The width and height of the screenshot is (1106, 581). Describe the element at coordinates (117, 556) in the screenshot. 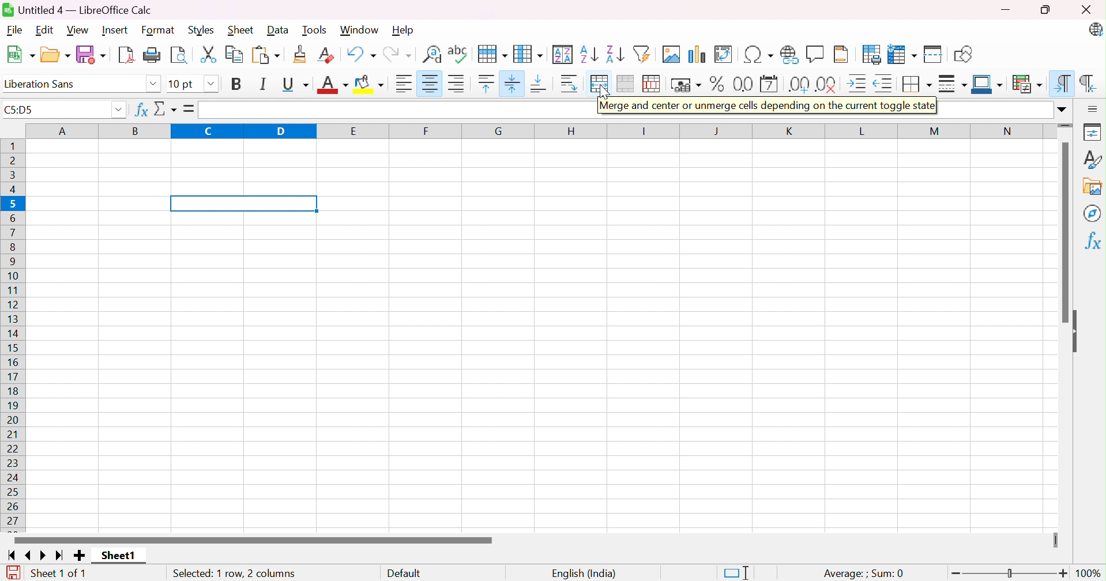

I see `Sheet1` at that location.